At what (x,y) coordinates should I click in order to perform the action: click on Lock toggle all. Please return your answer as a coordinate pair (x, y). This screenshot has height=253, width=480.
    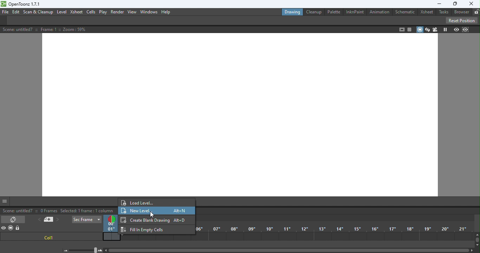
    Looking at the image, I should click on (19, 228).